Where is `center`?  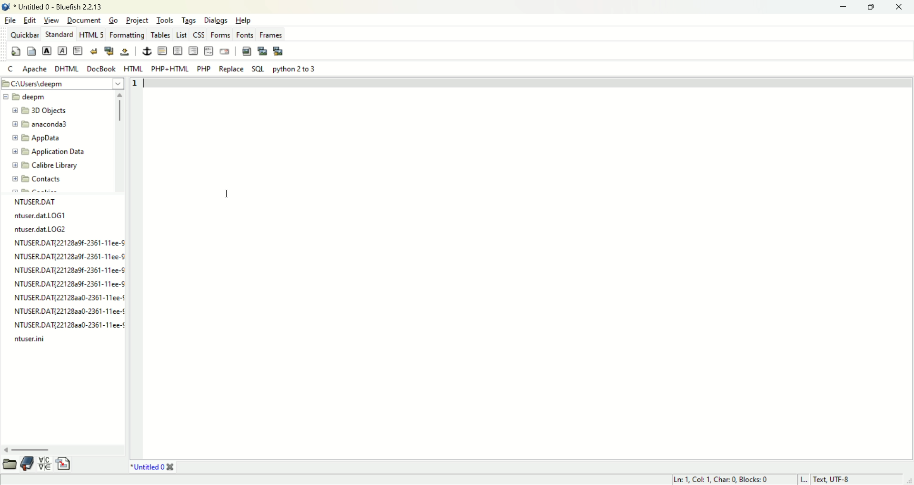 center is located at coordinates (178, 51).